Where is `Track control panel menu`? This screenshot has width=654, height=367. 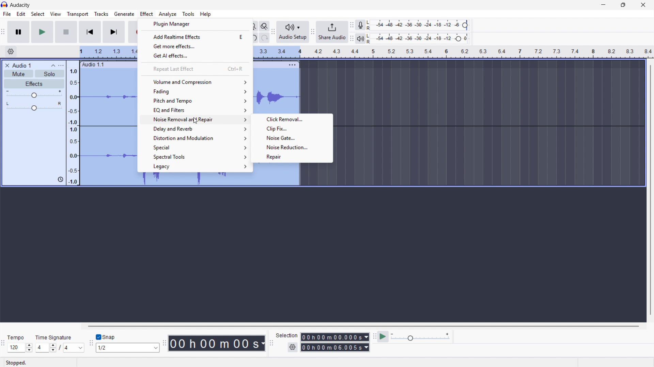
Track control panel menu is located at coordinates (61, 66).